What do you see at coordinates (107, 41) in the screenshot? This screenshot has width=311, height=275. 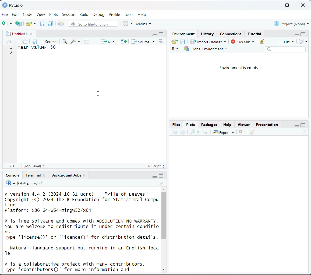 I see `run` at bounding box center [107, 41].